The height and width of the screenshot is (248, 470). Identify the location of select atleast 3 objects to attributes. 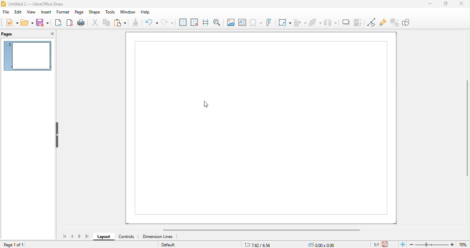
(330, 23).